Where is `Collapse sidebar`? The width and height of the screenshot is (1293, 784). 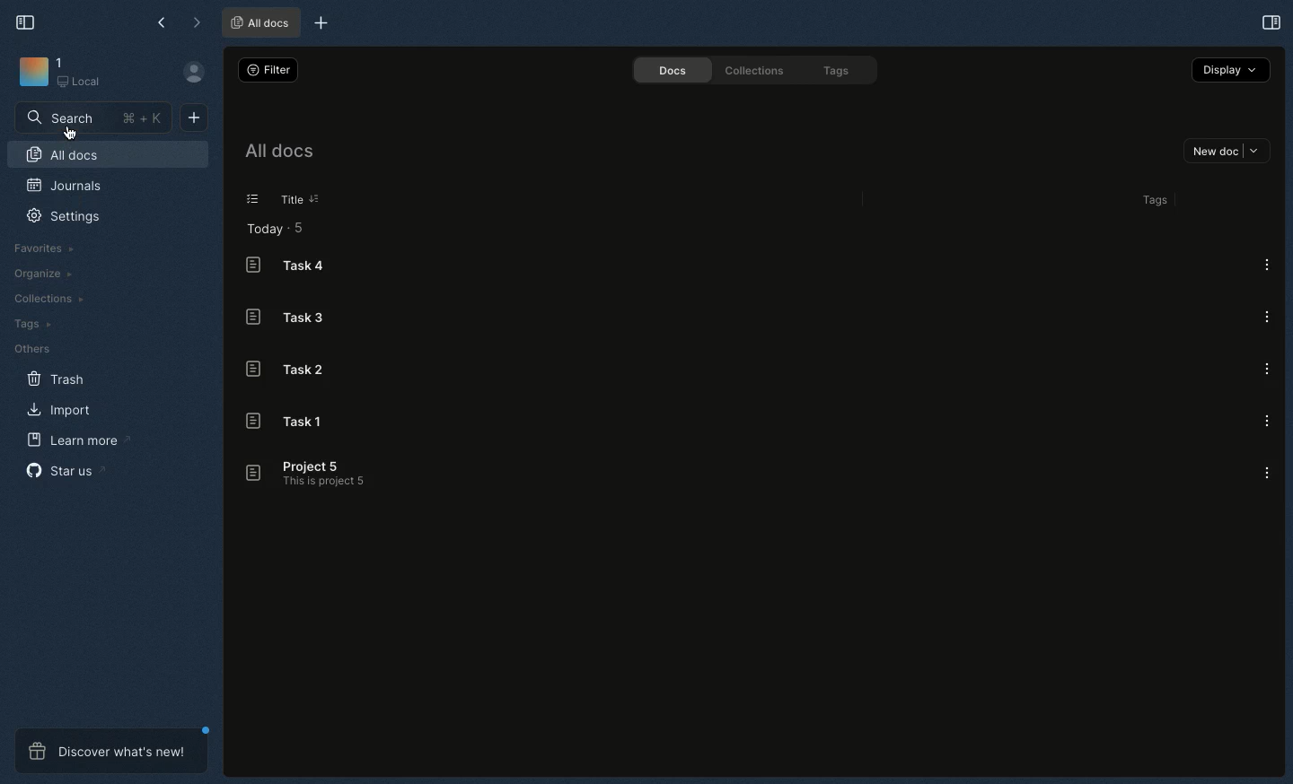
Collapse sidebar is located at coordinates (24, 21).